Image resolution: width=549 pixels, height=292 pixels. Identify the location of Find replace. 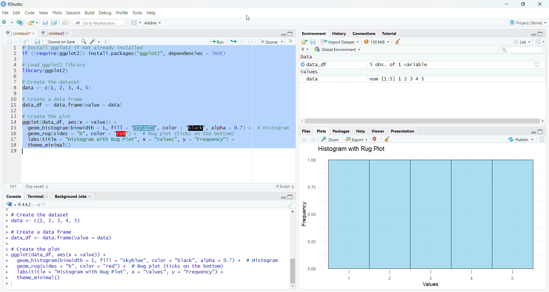
(83, 41).